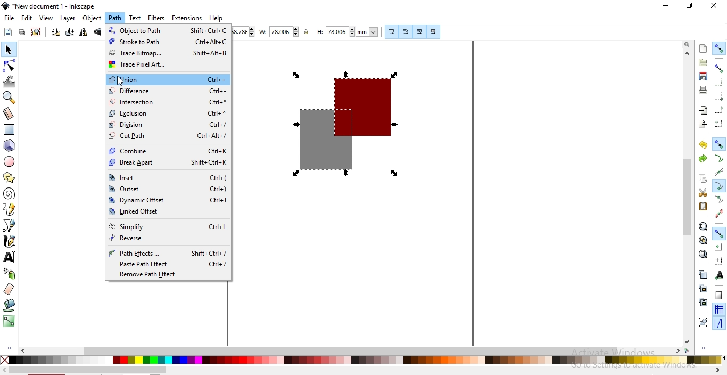  What do you see at coordinates (115, 18) in the screenshot?
I see `path` at bounding box center [115, 18].